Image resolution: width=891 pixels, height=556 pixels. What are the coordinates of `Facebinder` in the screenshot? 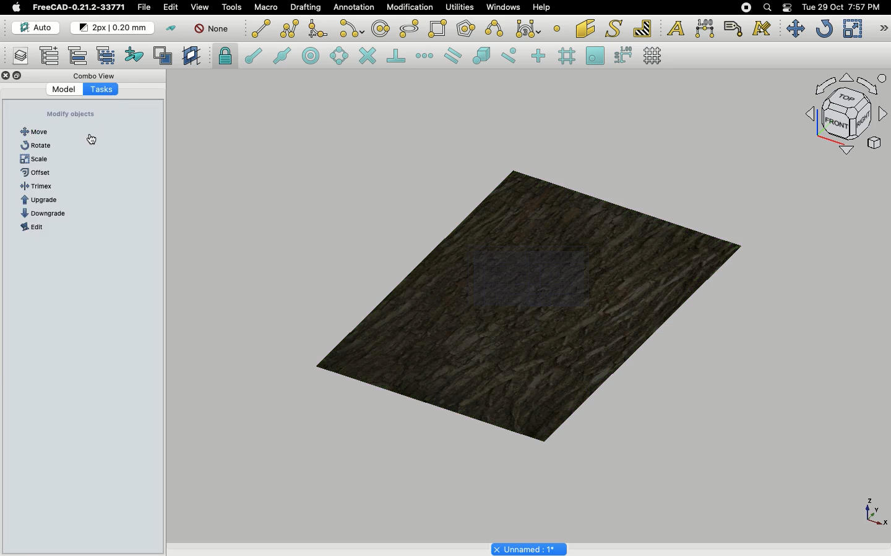 It's located at (585, 30).